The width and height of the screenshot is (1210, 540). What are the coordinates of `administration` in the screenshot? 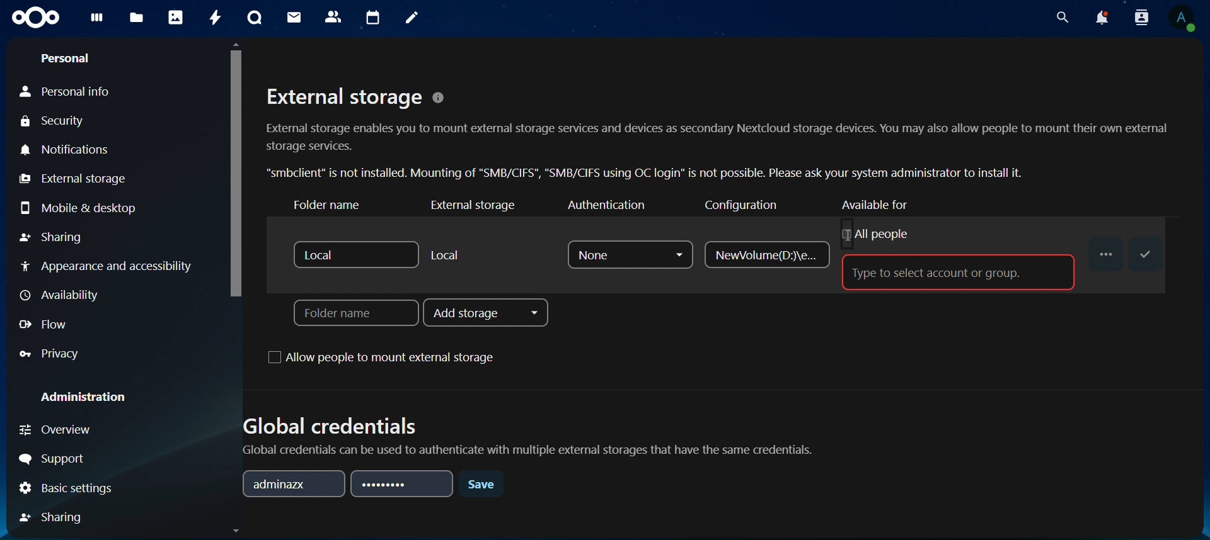 It's located at (84, 398).